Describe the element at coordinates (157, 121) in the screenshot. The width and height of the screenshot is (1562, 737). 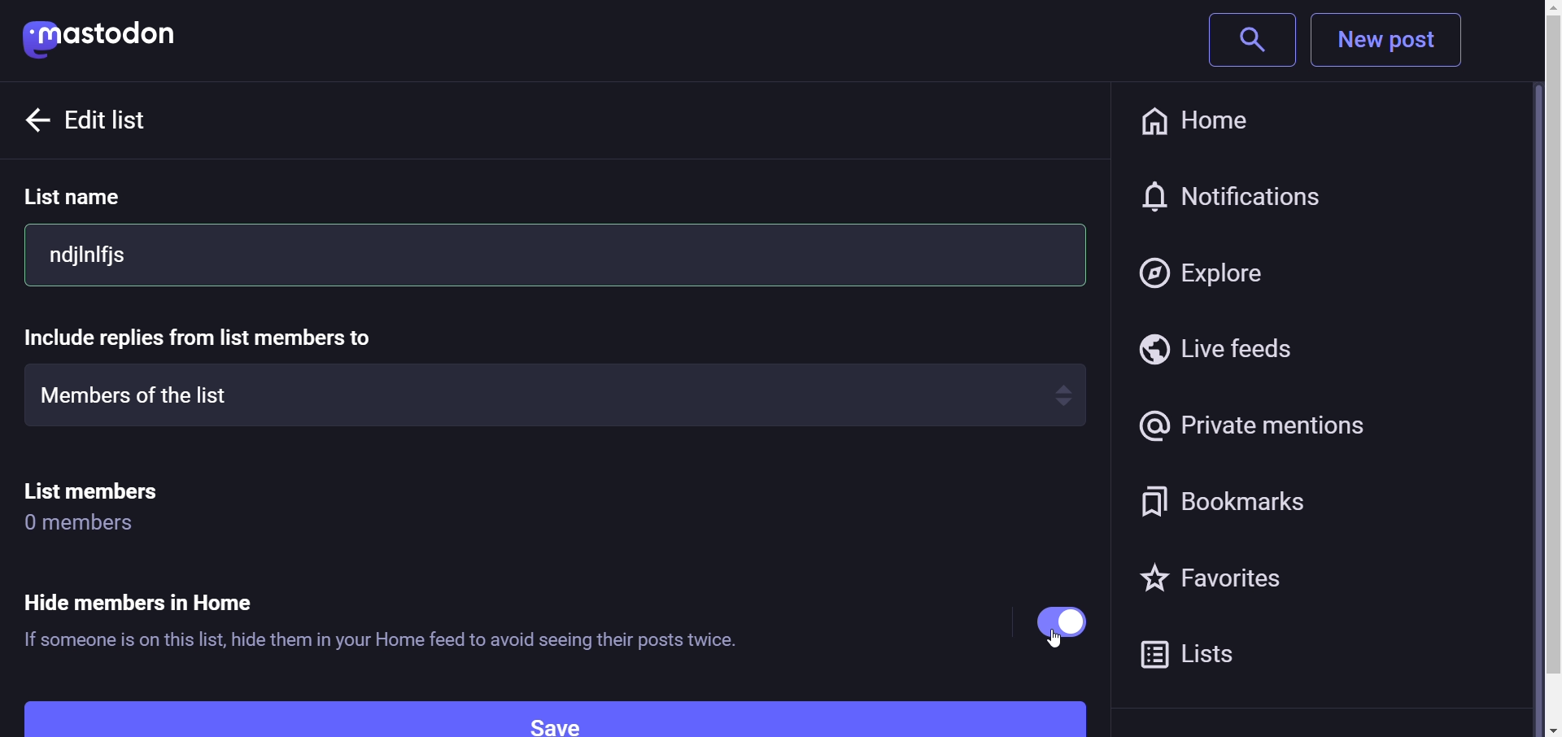
I see `edit list` at that location.